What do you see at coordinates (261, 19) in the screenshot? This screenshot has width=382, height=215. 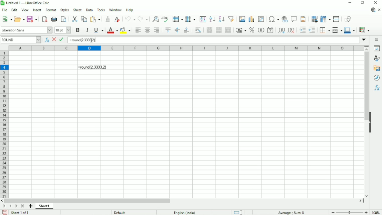 I see `Insert or edit pivot table` at bounding box center [261, 19].